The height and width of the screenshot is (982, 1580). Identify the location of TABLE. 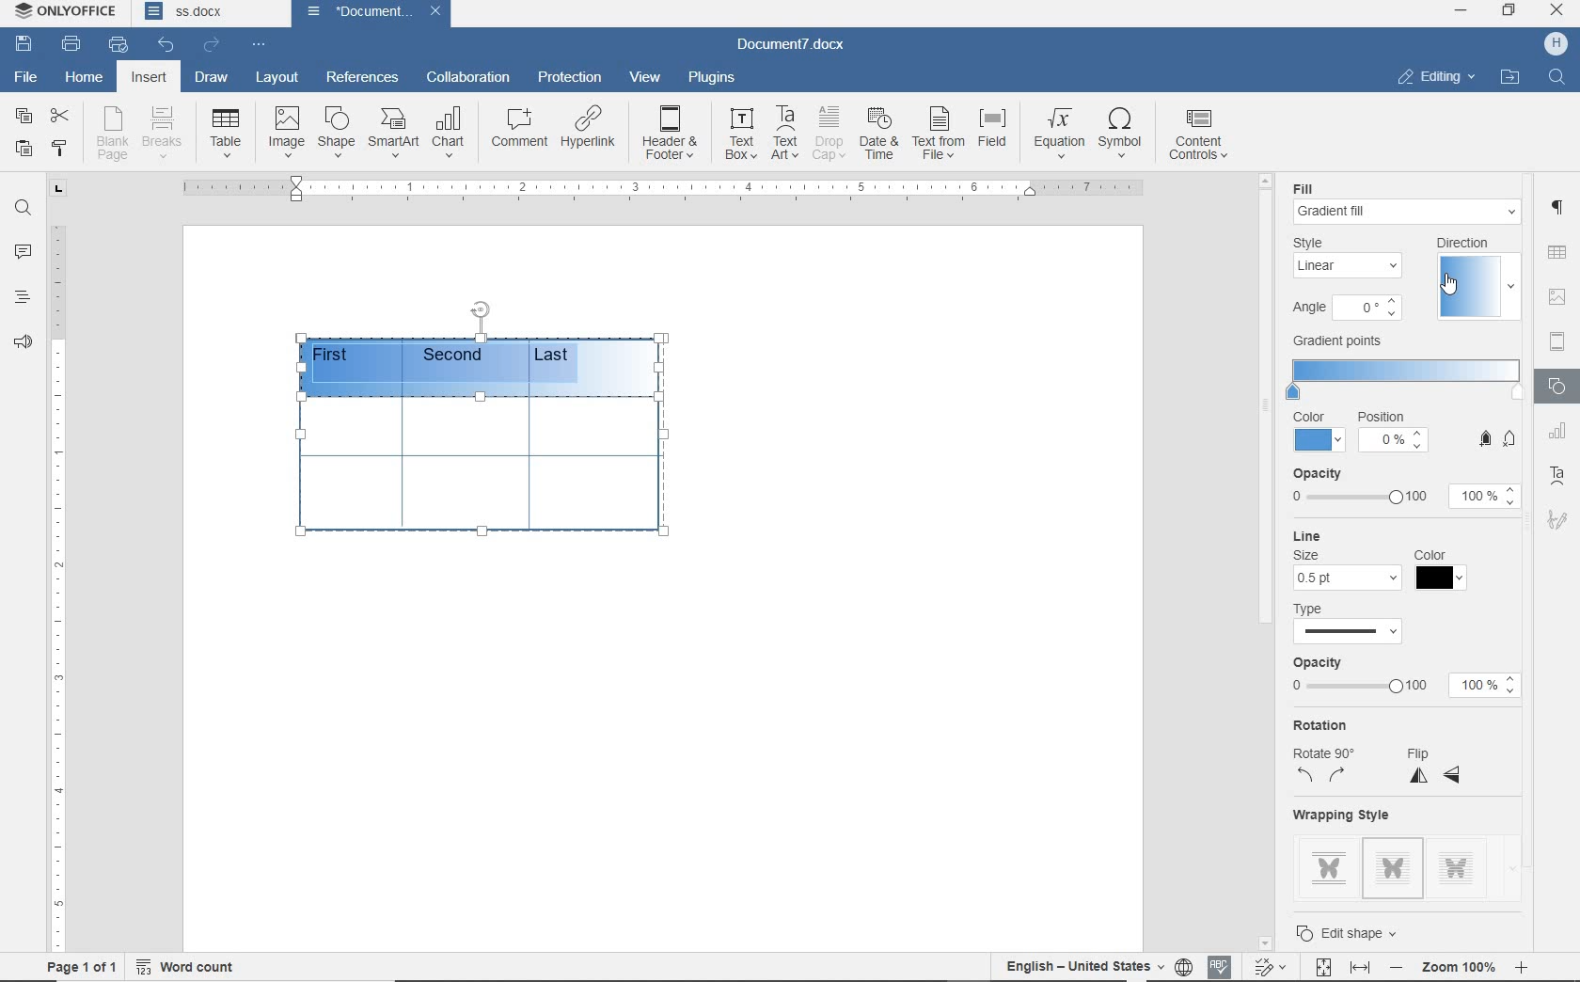
(1556, 252).